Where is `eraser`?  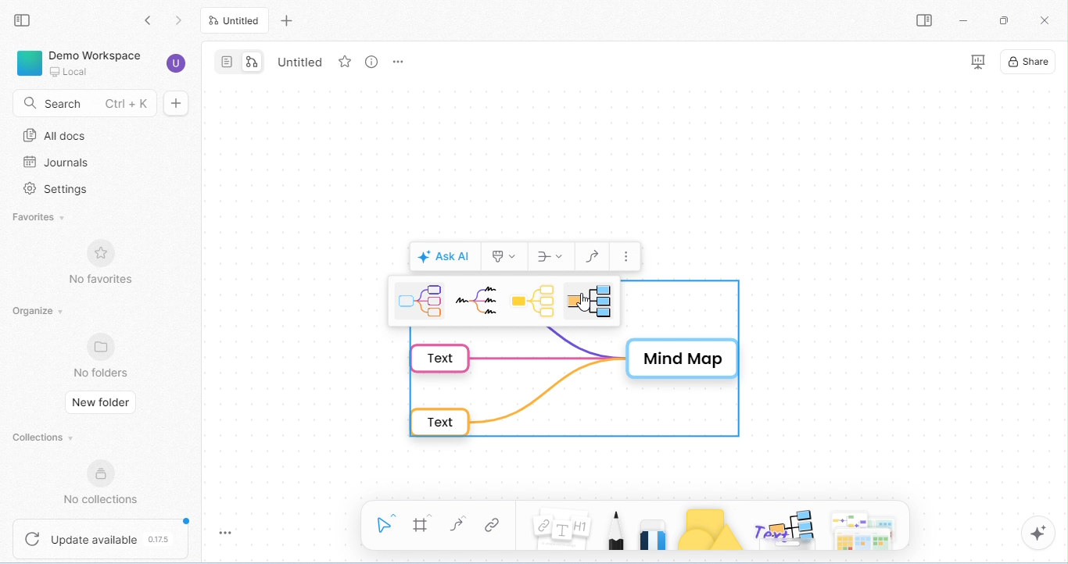
eraser is located at coordinates (654, 533).